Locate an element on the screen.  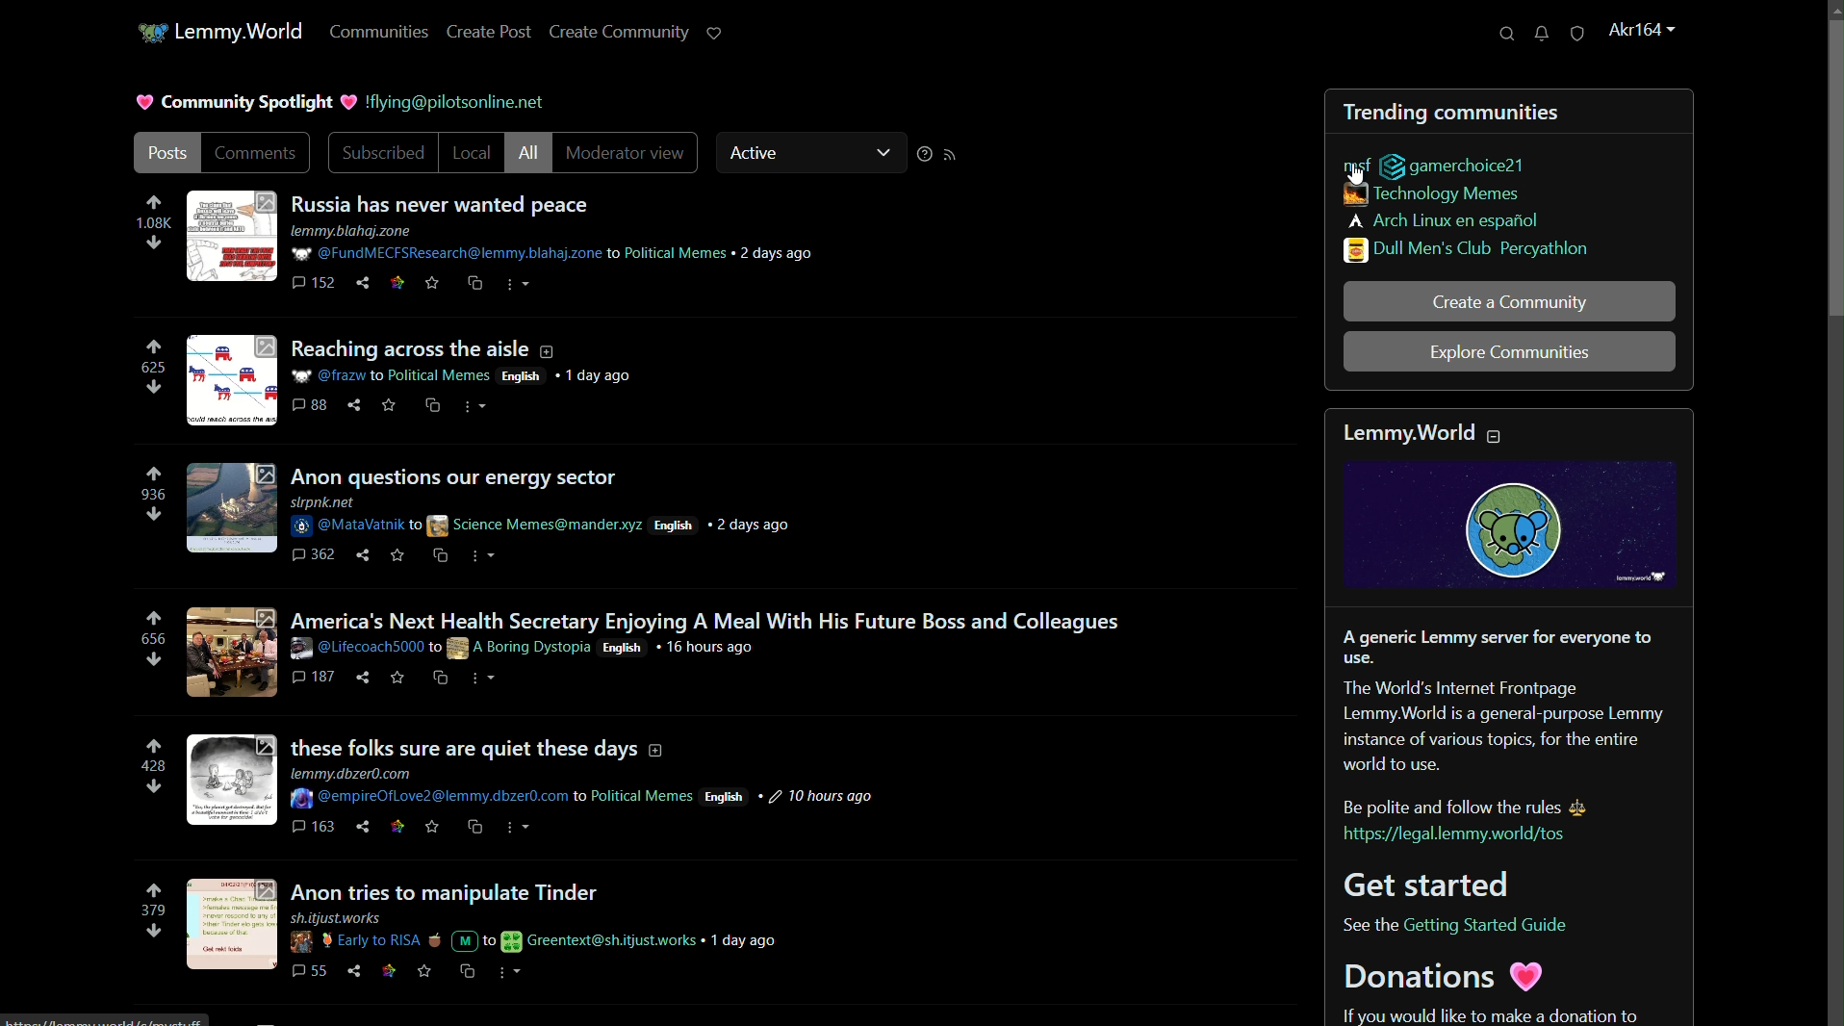
active is located at coordinates (756, 154).